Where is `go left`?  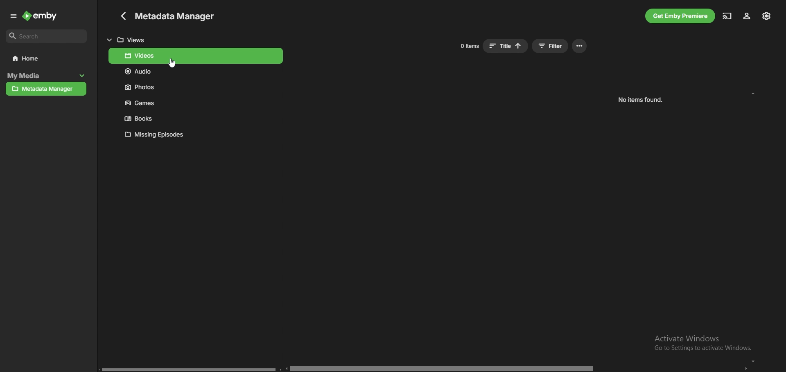 go left is located at coordinates (98, 370).